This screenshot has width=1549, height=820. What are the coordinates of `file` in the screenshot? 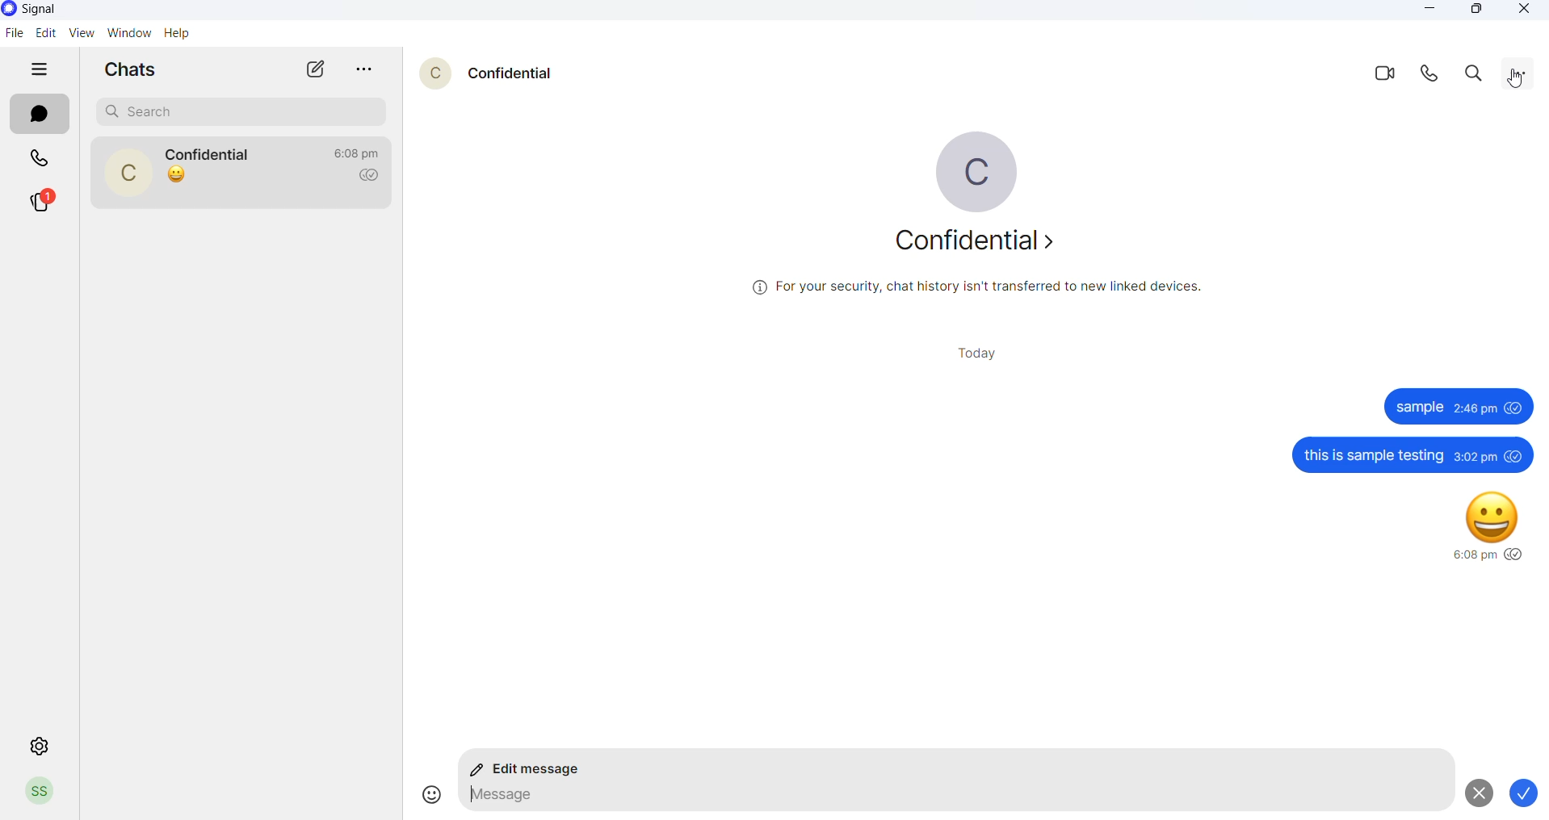 It's located at (15, 32).